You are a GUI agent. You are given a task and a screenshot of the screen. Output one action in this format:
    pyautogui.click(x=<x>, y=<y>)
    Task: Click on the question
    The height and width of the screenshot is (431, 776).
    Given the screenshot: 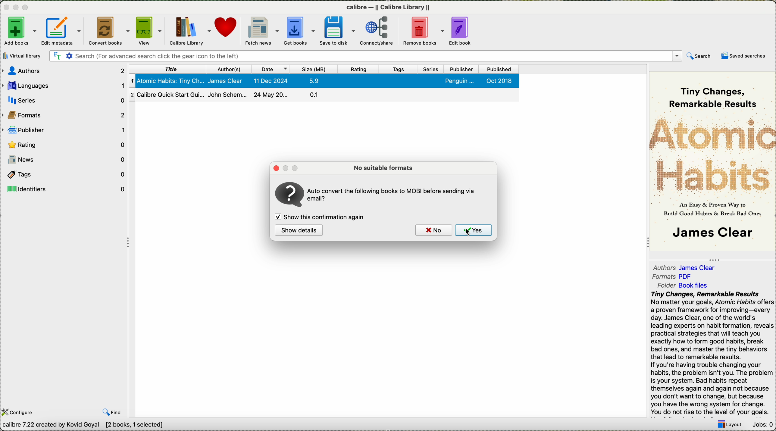 What is the action you would take?
    pyautogui.click(x=393, y=193)
    